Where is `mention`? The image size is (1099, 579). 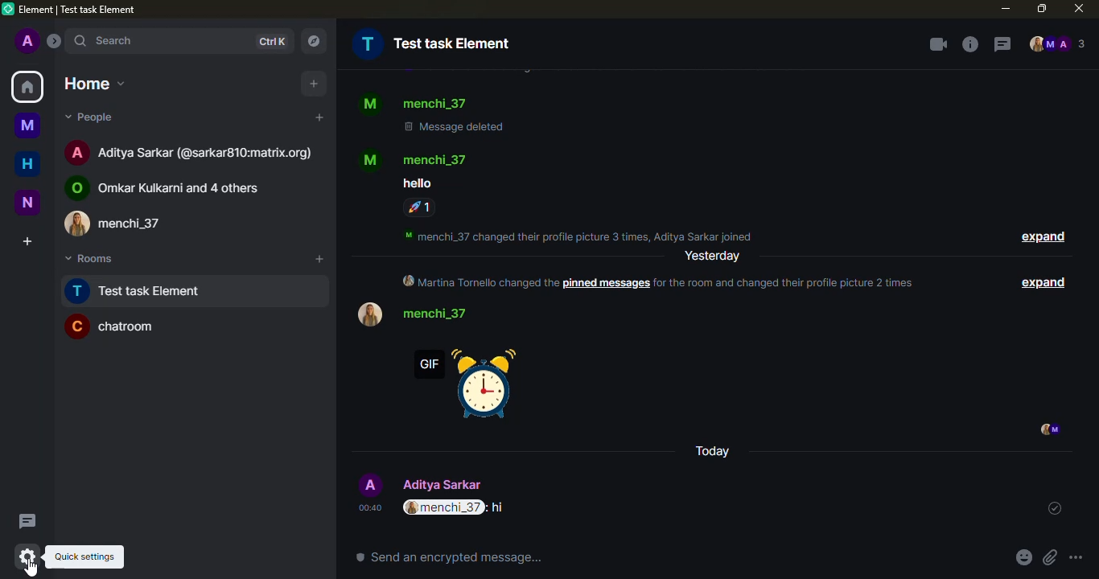
mention is located at coordinates (443, 507).